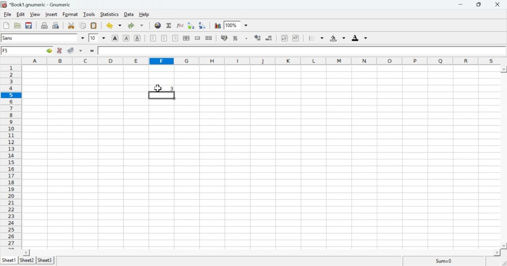  What do you see at coordinates (169, 89) in the screenshot?
I see `Round up number` at bounding box center [169, 89].